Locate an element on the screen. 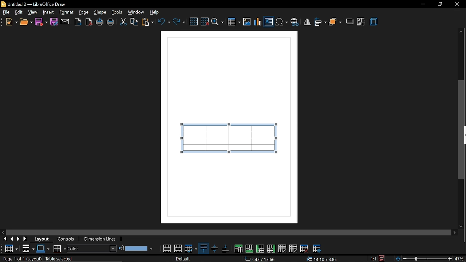  insert column after is located at coordinates (272, 248).